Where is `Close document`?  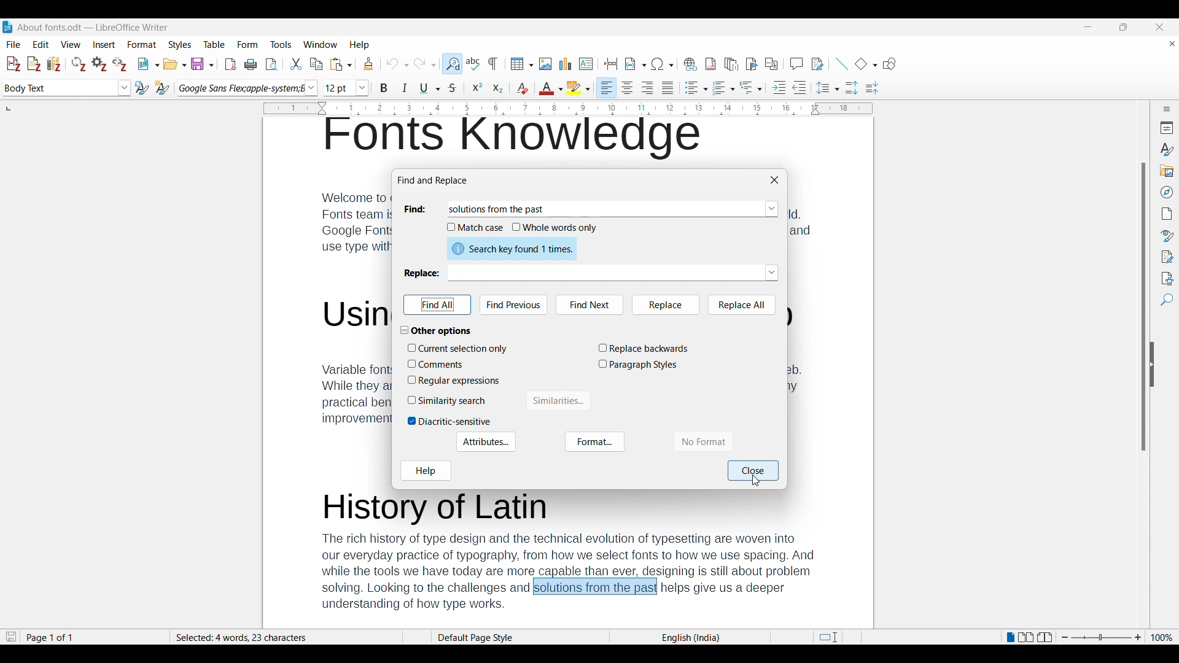 Close document is located at coordinates (1172, 43).